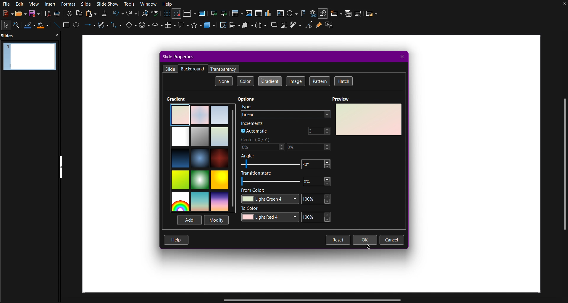 The image size is (568, 303). What do you see at coordinates (392, 240) in the screenshot?
I see `Cancel` at bounding box center [392, 240].